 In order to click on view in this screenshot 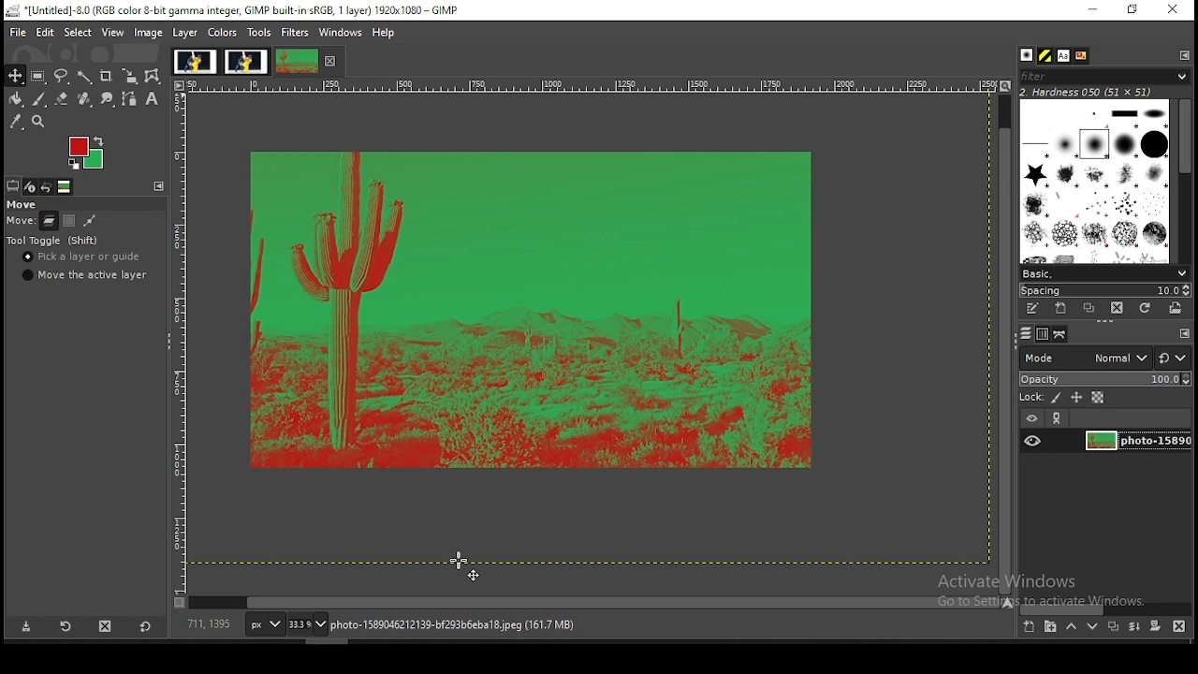, I will do `click(114, 33)`.